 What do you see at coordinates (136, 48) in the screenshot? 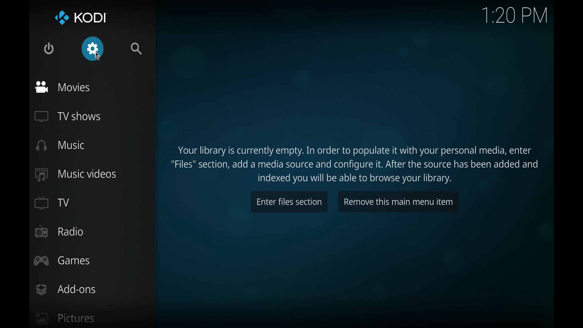
I see `search` at bounding box center [136, 48].